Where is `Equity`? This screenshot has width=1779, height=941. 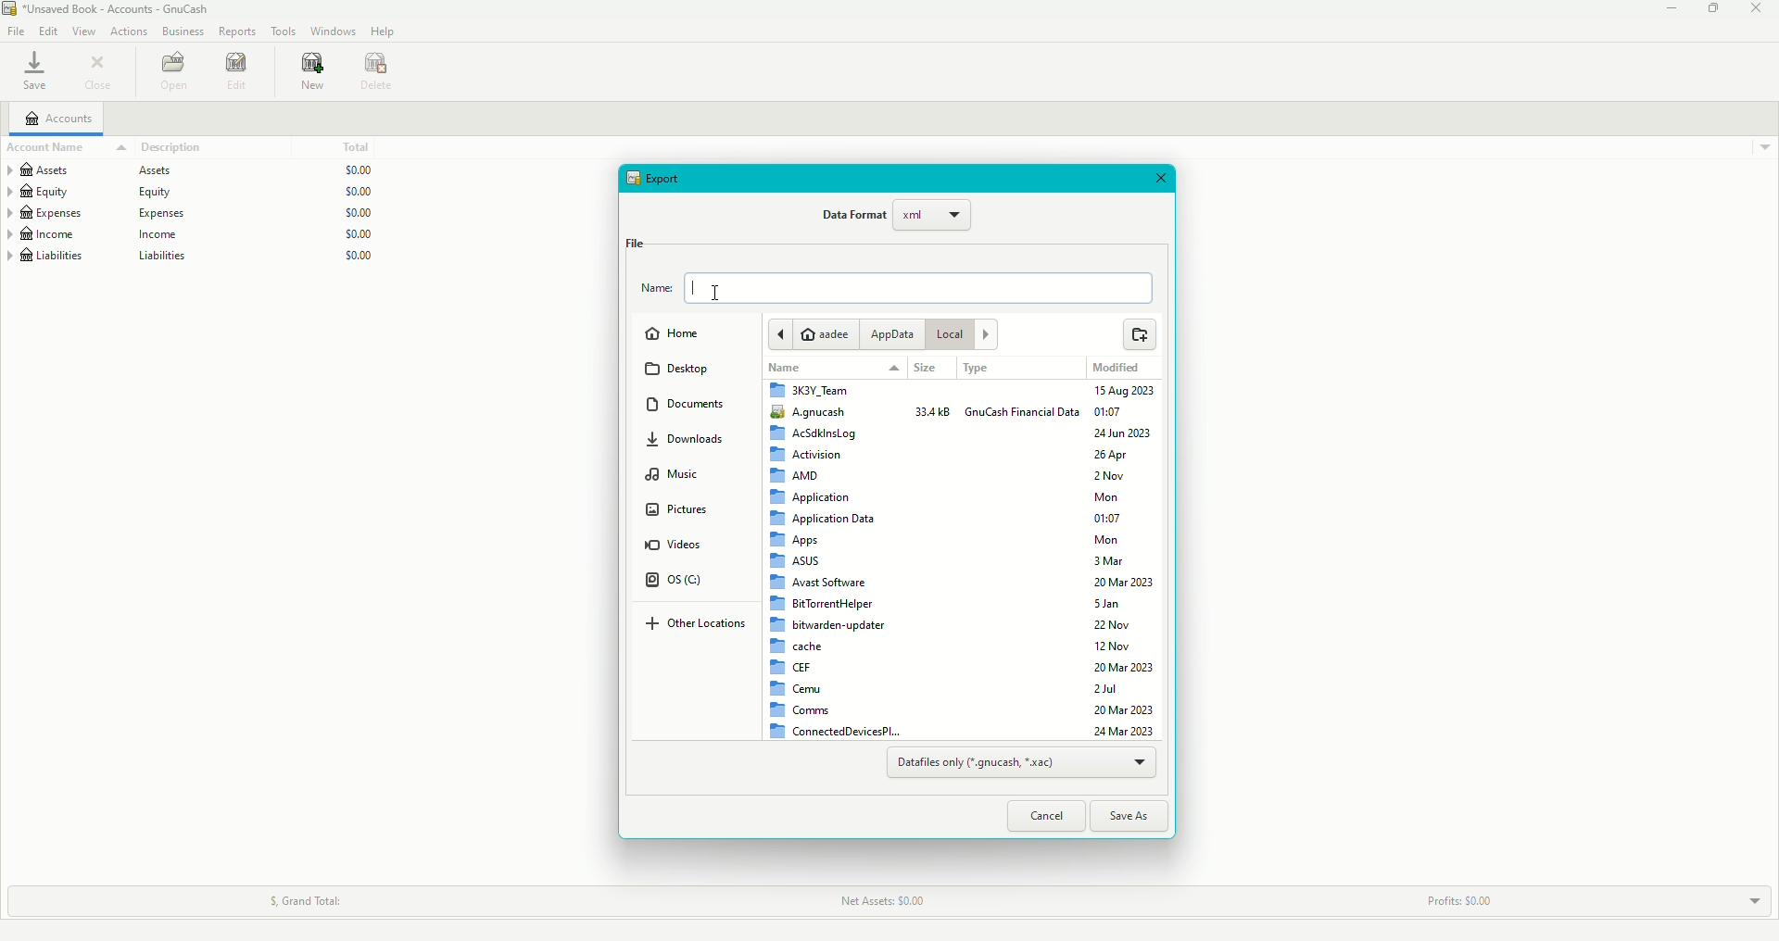
Equity is located at coordinates (202, 189).